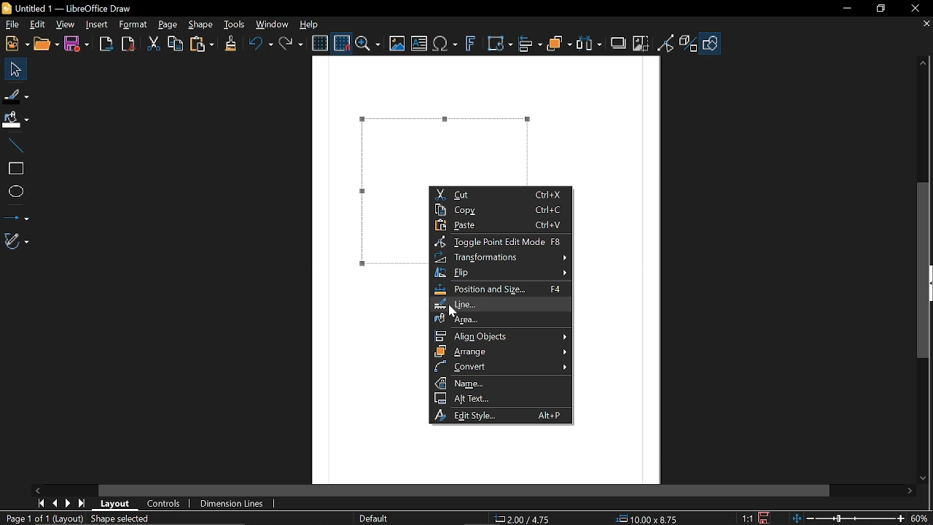  I want to click on Alt Text, so click(499, 398).